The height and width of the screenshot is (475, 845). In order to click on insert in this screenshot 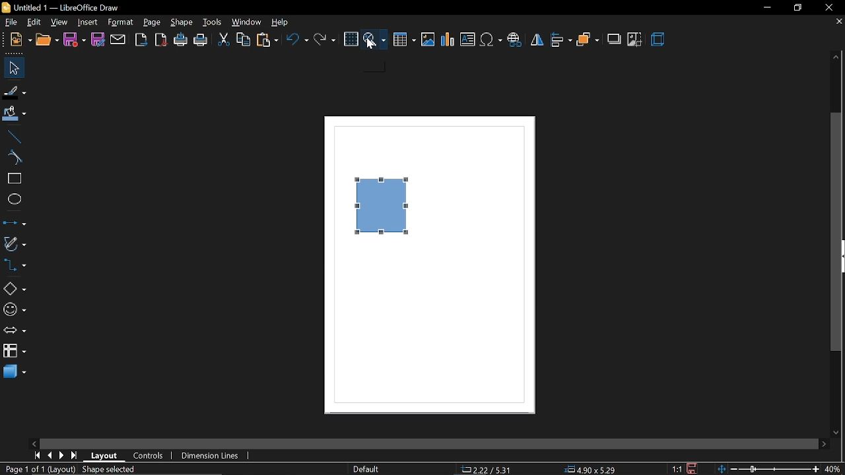, I will do `click(88, 22)`.